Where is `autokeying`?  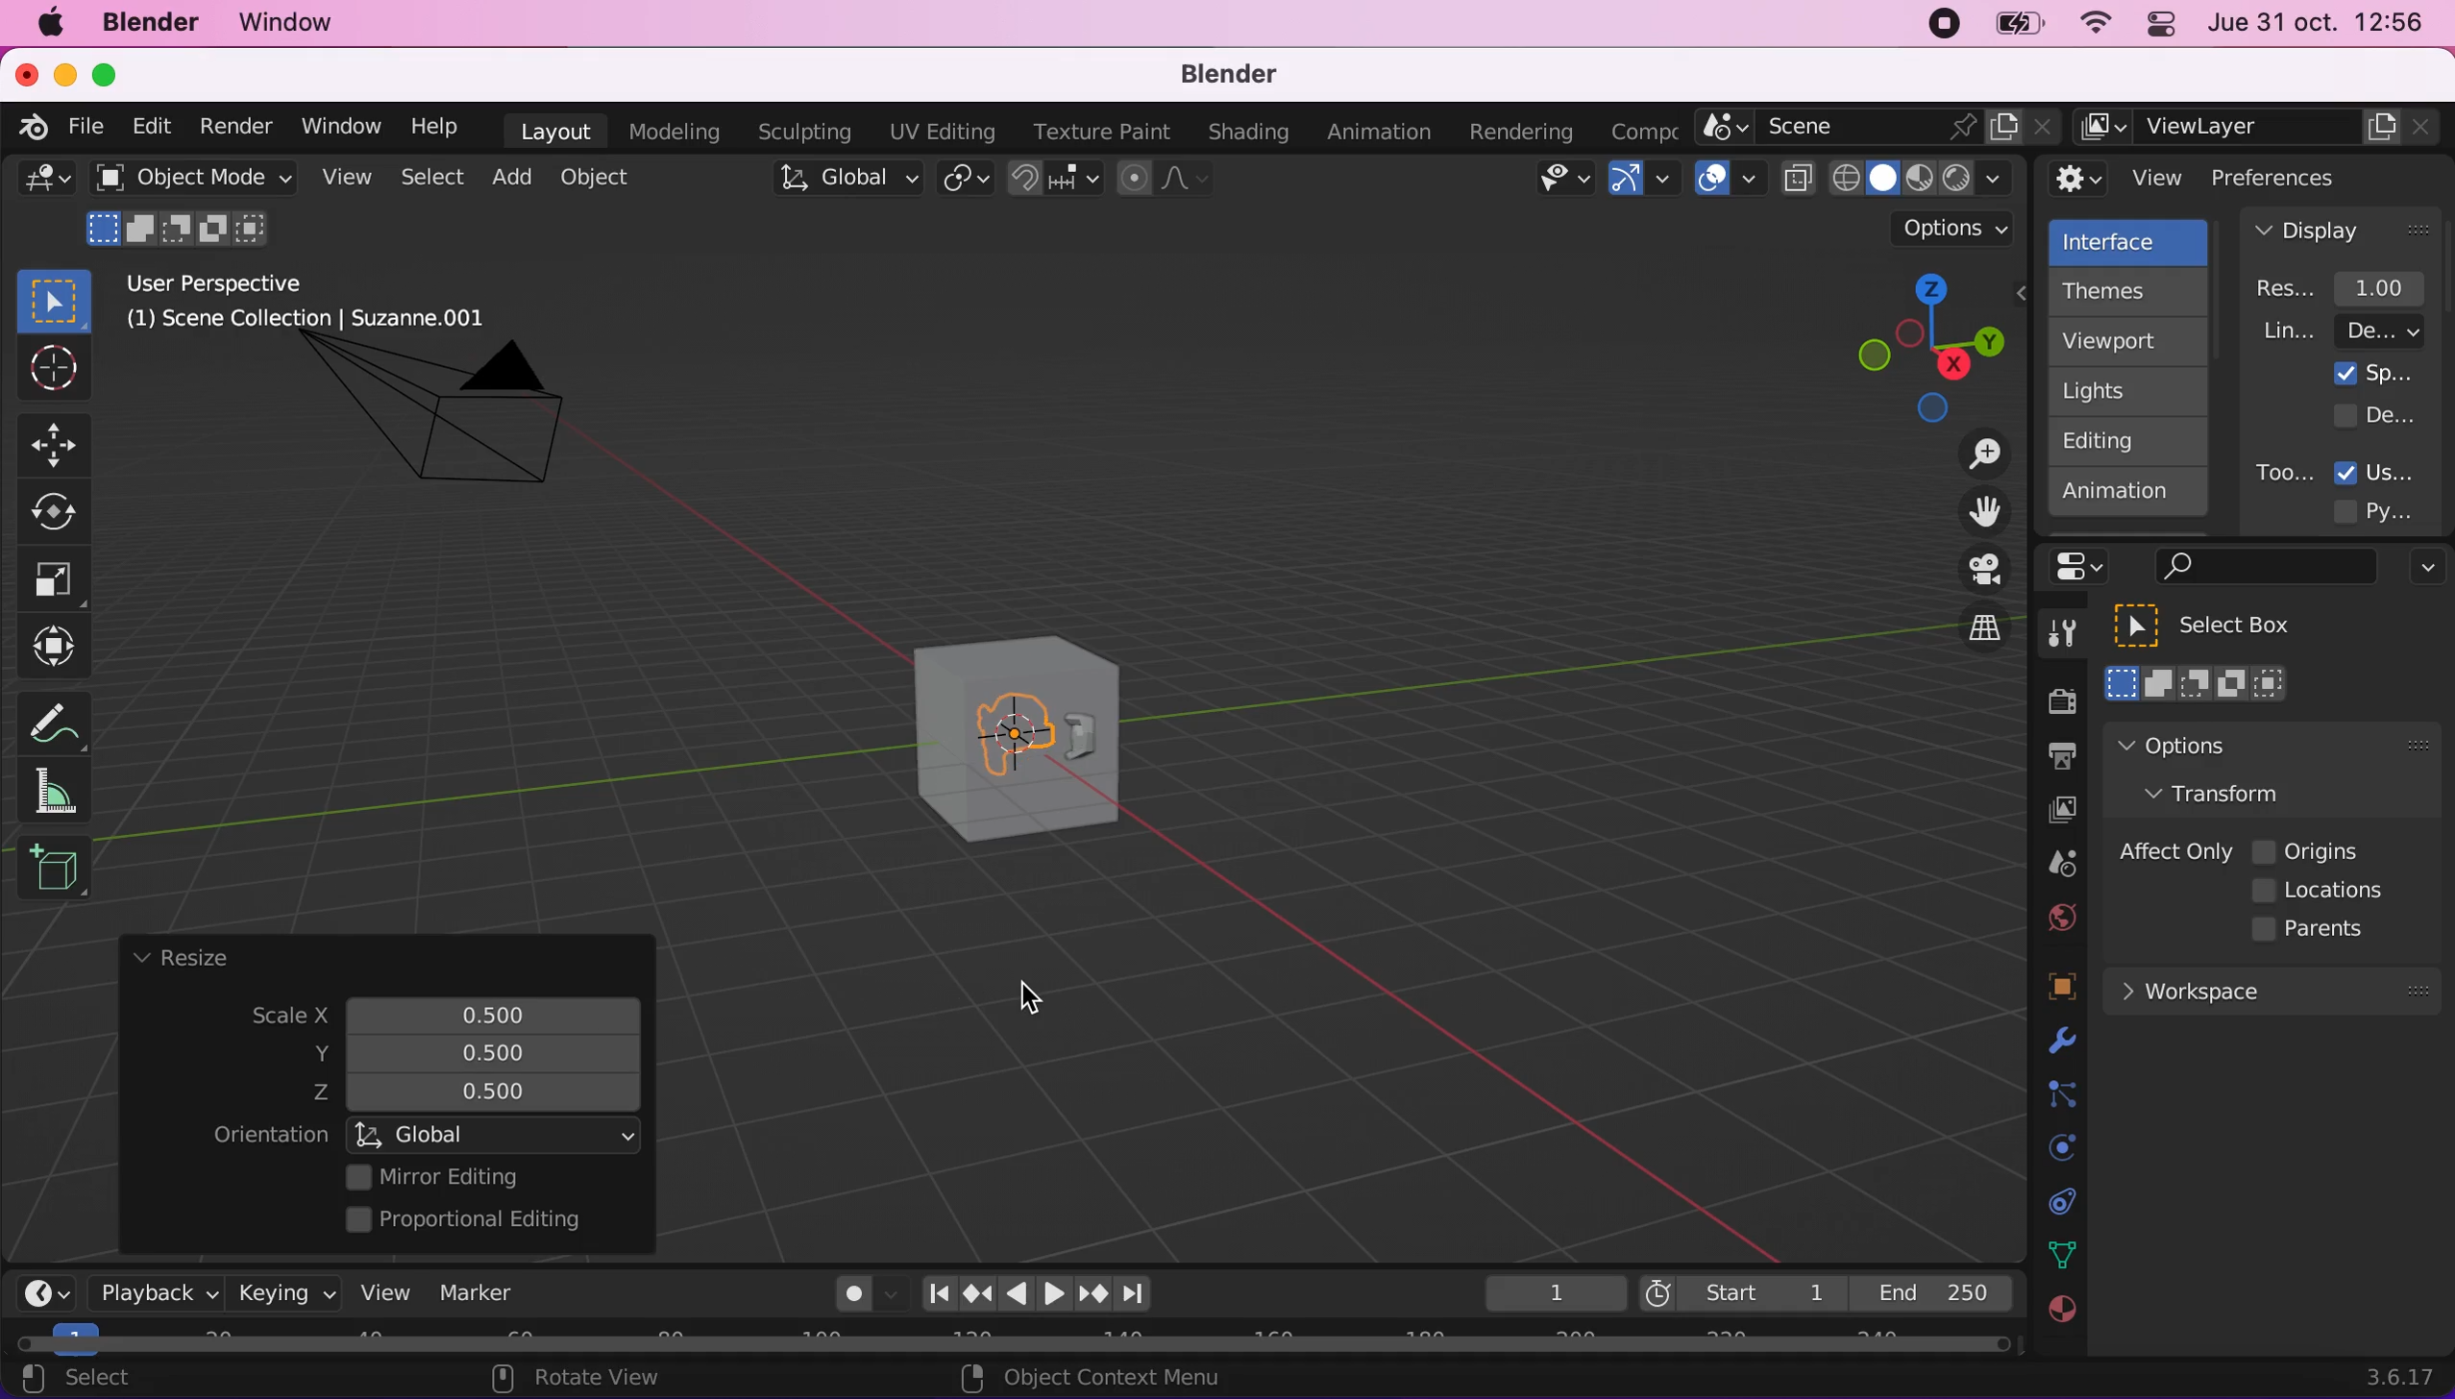
autokeying is located at coordinates (854, 1299).